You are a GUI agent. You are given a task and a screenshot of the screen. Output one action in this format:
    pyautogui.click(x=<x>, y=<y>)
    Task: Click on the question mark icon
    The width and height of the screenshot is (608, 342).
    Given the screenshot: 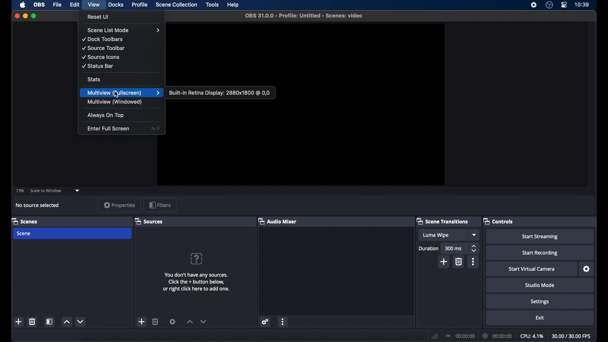 What is the action you would take?
    pyautogui.click(x=197, y=259)
    